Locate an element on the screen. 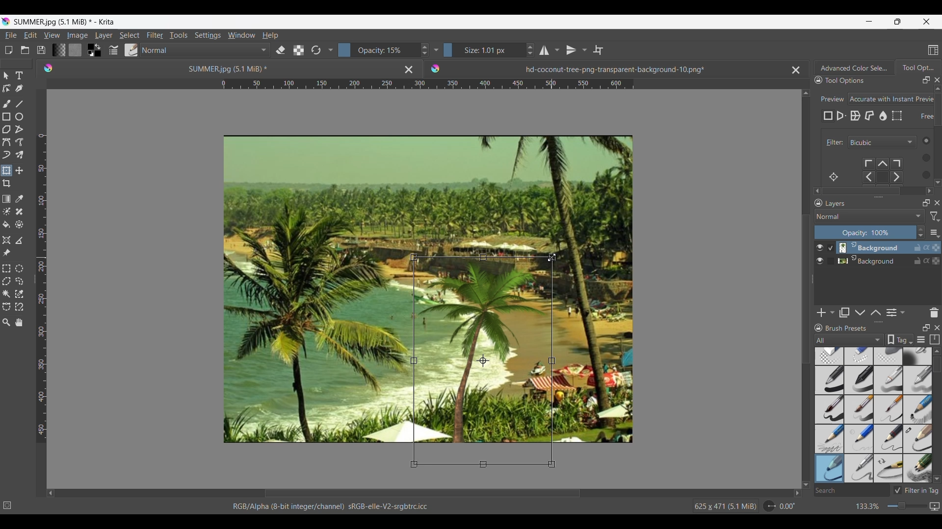 This screenshot has width=942, height=529. Freehand path tool is located at coordinates (19, 142).